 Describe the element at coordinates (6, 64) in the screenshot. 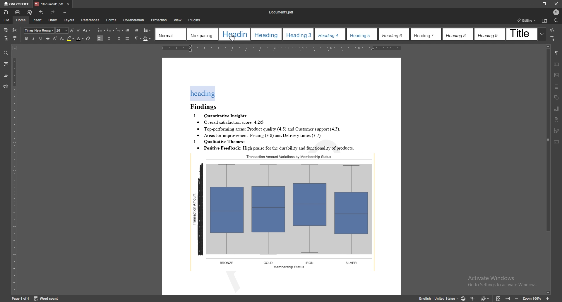

I see `comment` at that location.